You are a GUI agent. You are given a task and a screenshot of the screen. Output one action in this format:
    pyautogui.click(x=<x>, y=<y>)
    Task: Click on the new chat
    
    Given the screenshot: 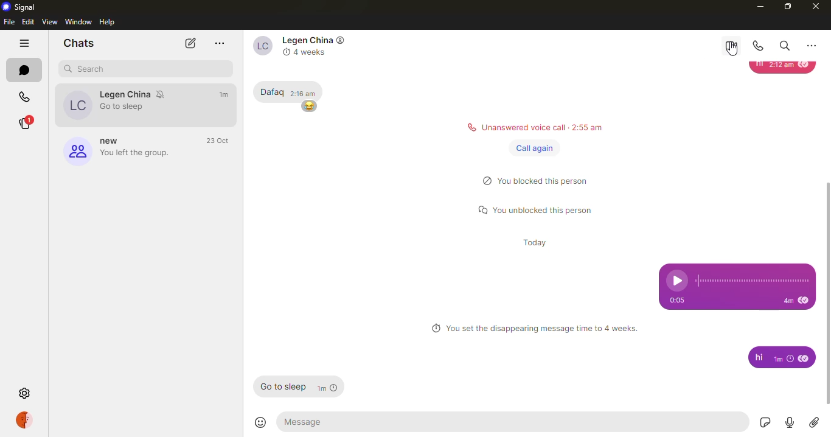 What is the action you would take?
    pyautogui.click(x=189, y=43)
    